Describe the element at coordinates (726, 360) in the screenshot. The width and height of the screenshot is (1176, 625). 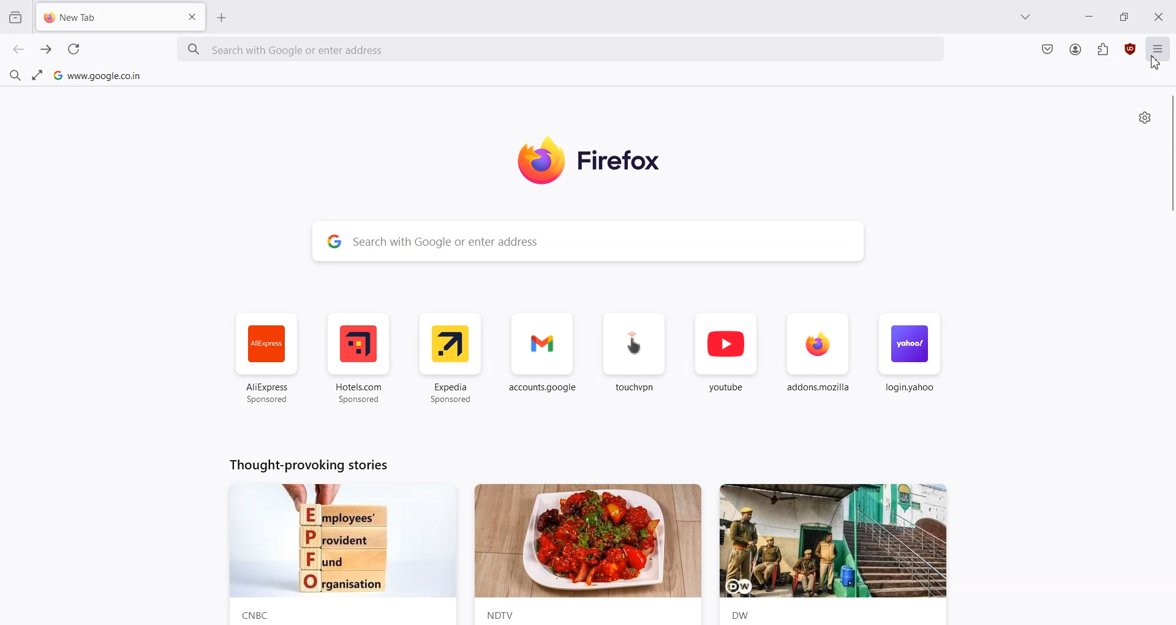
I see `youtube` at that location.